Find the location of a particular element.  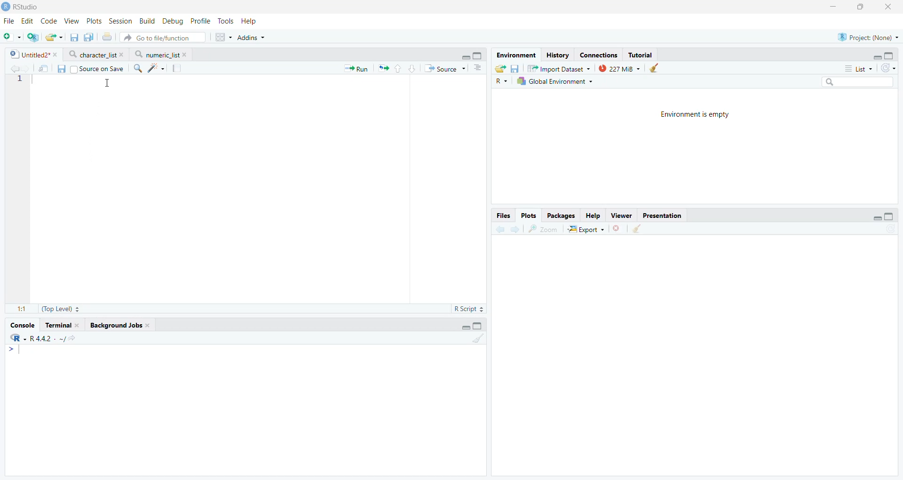

-=3 Export ~ is located at coordinates (586, 230).